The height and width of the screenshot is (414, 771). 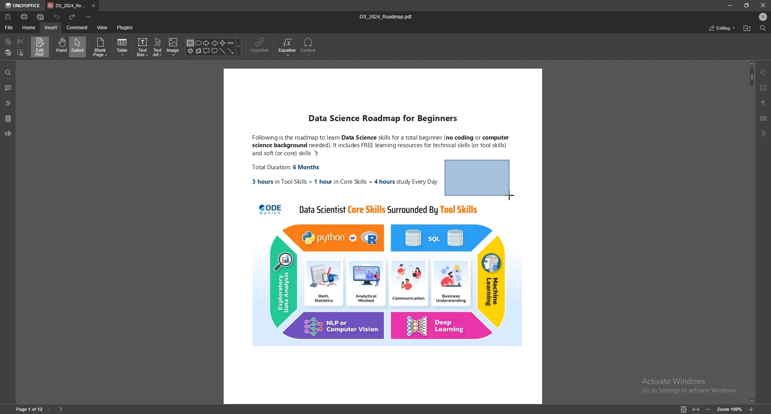 What do you see at coordinates (8, 118) in the screenshot?
I see `pages` at bounding box center [8, 118].